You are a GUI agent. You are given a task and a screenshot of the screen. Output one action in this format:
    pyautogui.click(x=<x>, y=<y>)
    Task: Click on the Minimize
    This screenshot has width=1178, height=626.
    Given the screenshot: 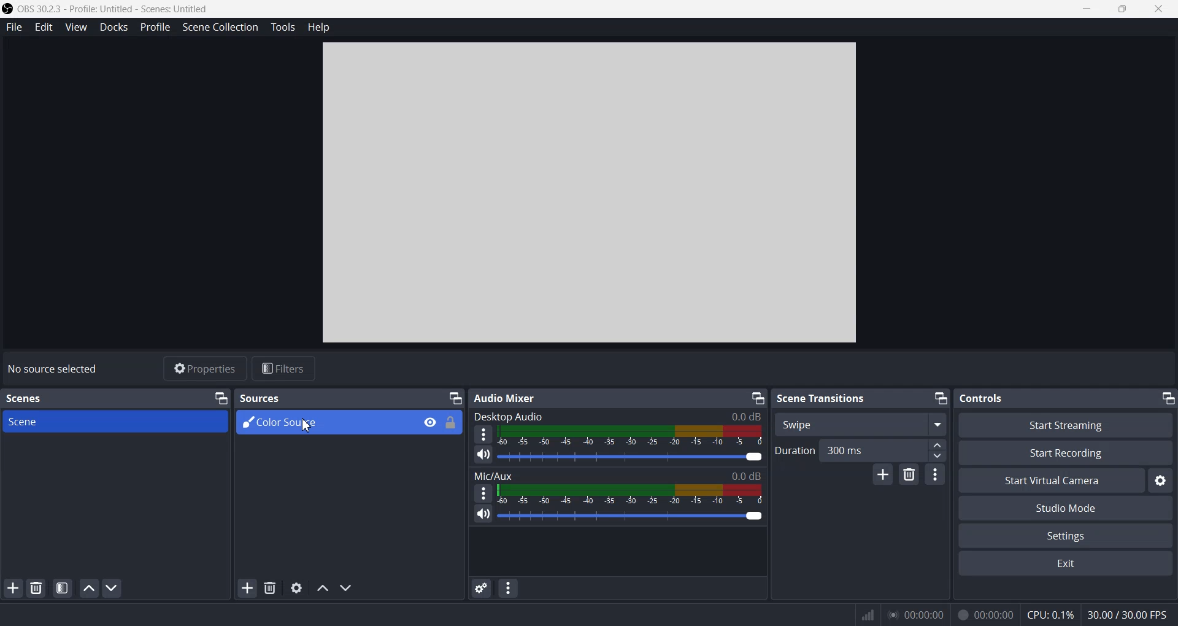 What is the action you would take?
    pyautogui.click(x=757, y=396)
    